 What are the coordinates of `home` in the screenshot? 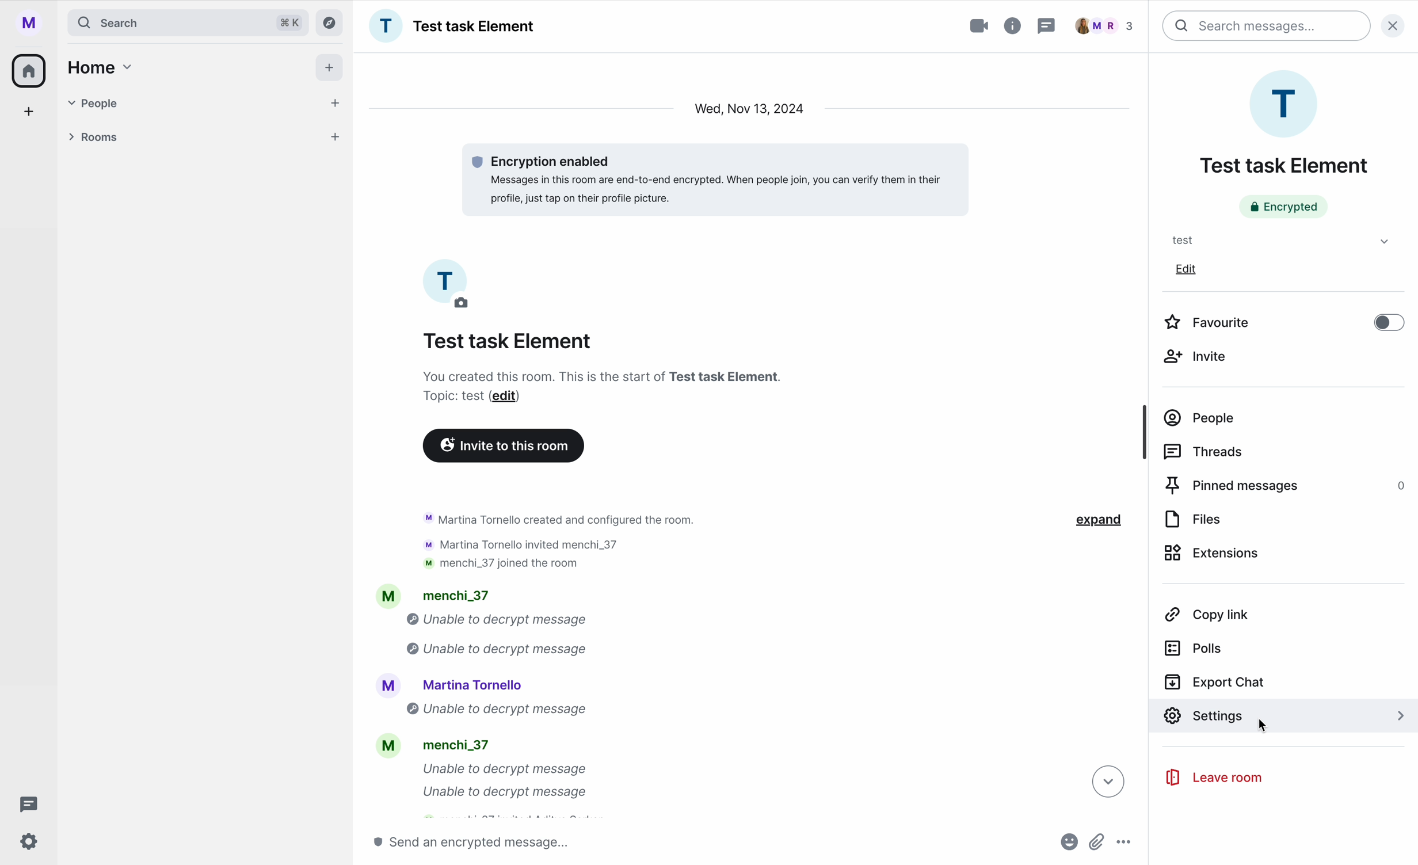 It's located at (102, 67).